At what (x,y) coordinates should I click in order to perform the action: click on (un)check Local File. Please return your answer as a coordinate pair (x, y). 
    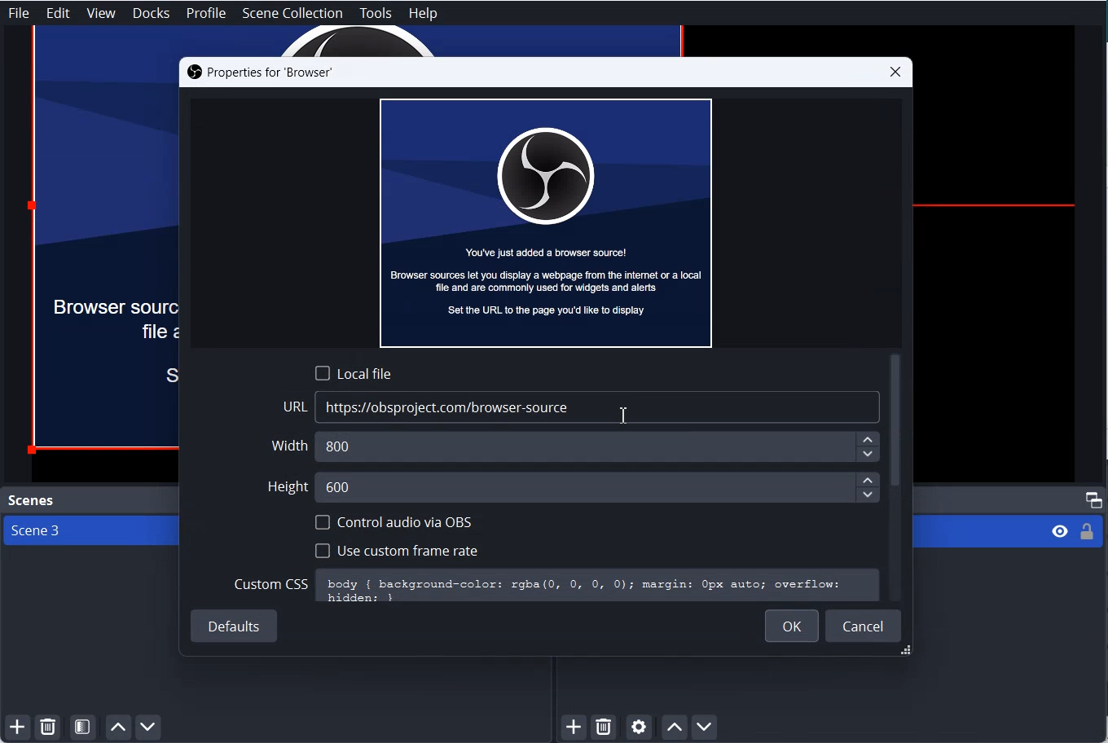
    Looking at the image, I should click on (354, 372).